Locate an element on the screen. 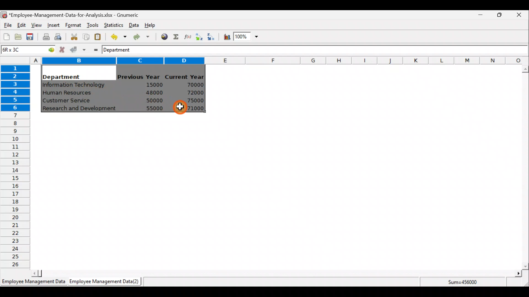 Image resolution: width=529 pixels, height=297 pixels. Redo undone action is located at coordinates (140, 37).